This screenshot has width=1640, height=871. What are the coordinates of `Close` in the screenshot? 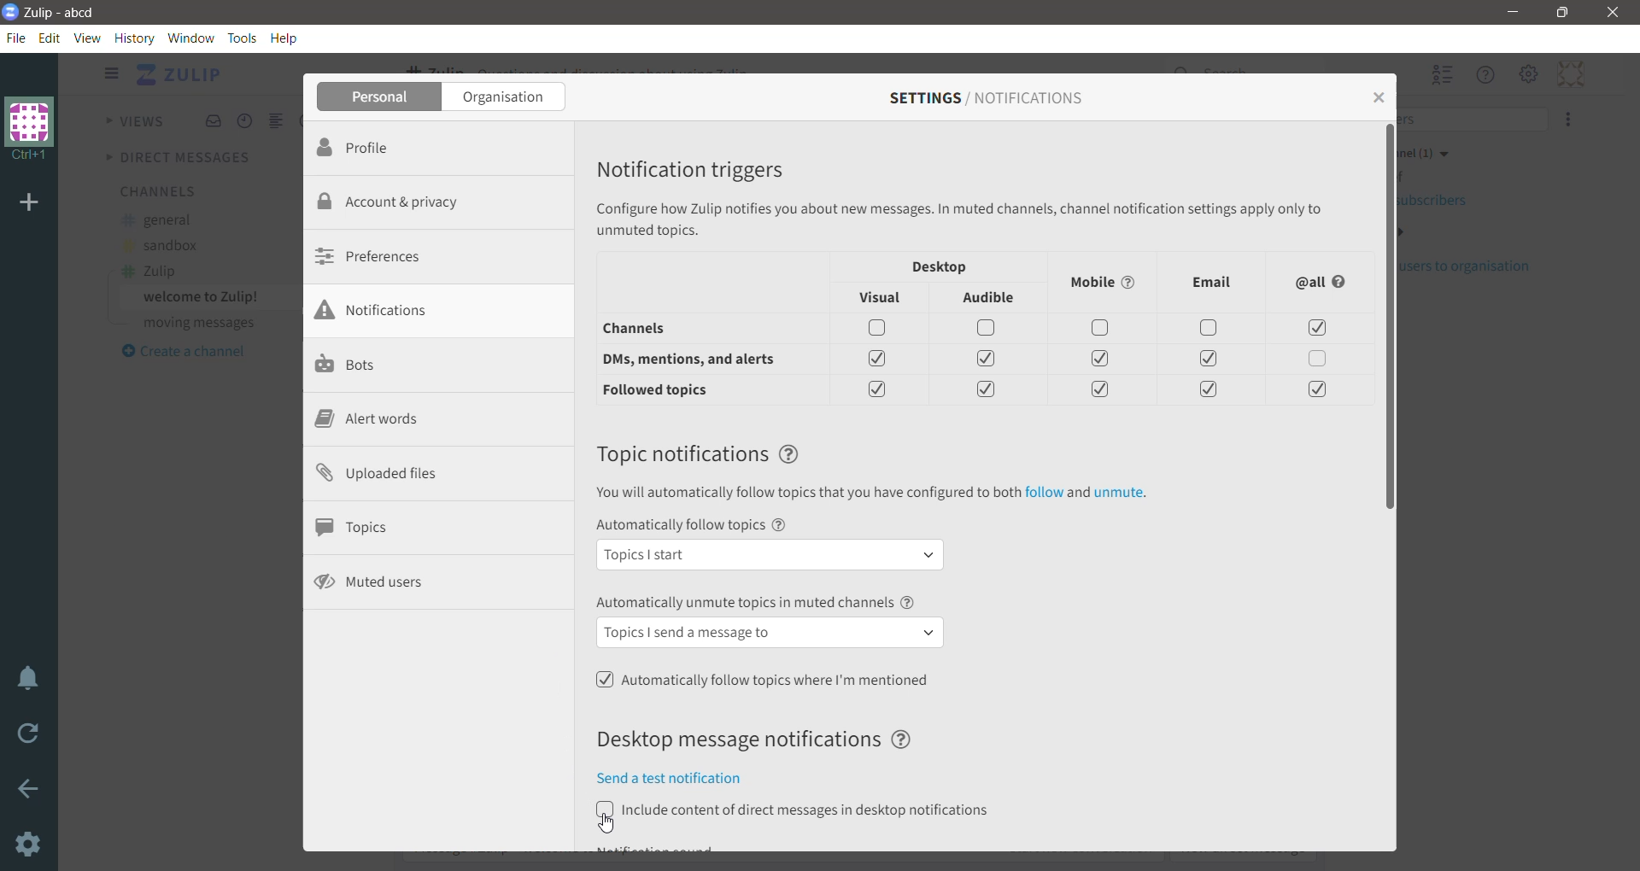 It's located at (1377, 96).